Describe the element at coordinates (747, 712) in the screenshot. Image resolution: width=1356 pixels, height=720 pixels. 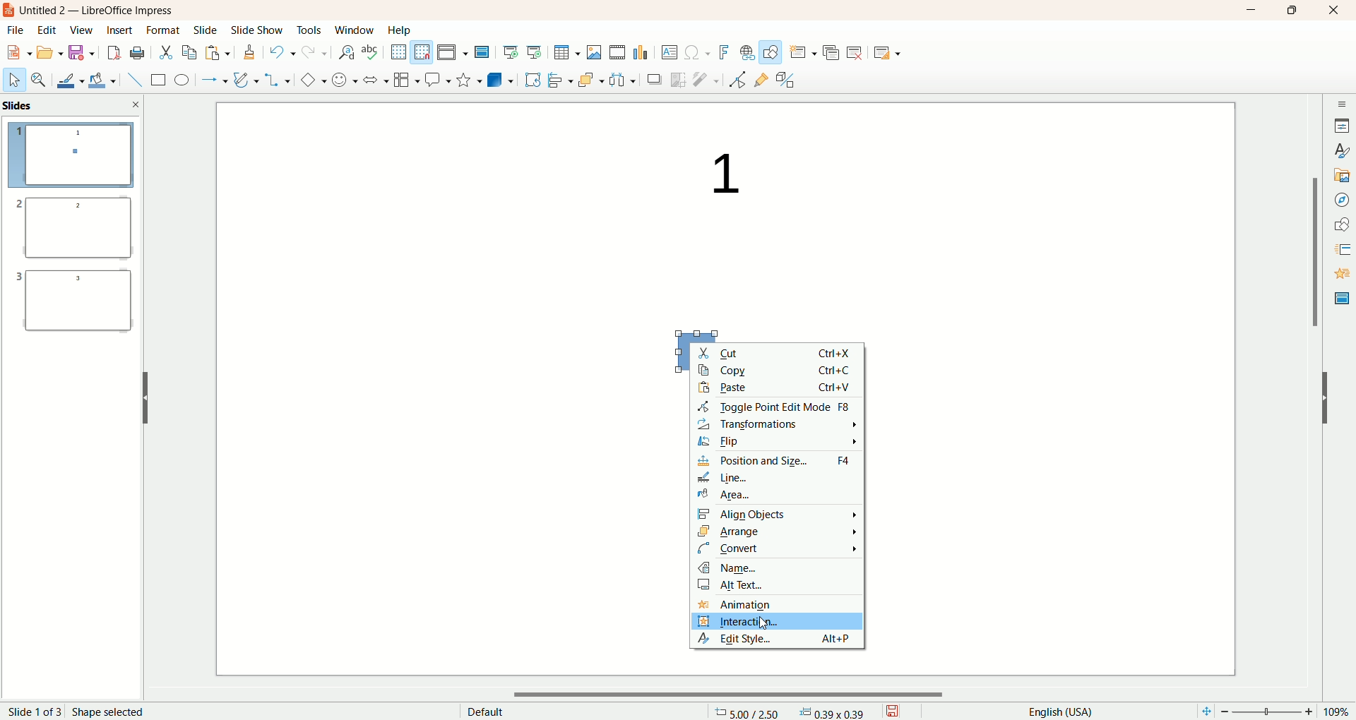
I see `coordinates` at that location.